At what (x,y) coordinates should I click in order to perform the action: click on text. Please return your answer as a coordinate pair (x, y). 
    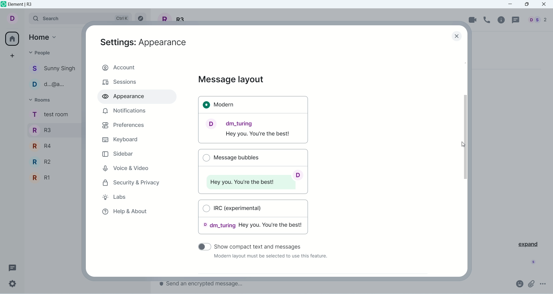
    Looking at the image, I should click on (270, 257).